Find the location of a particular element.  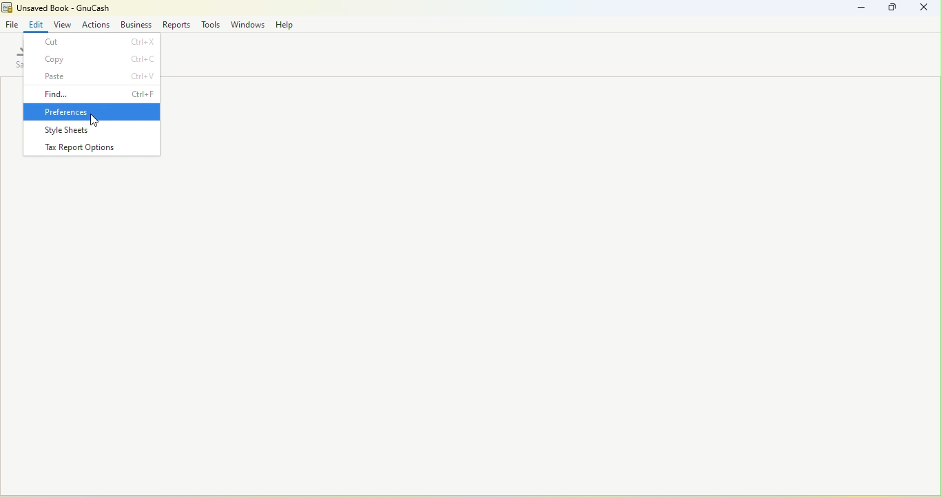

Actions is located at coordinates (96, 23).